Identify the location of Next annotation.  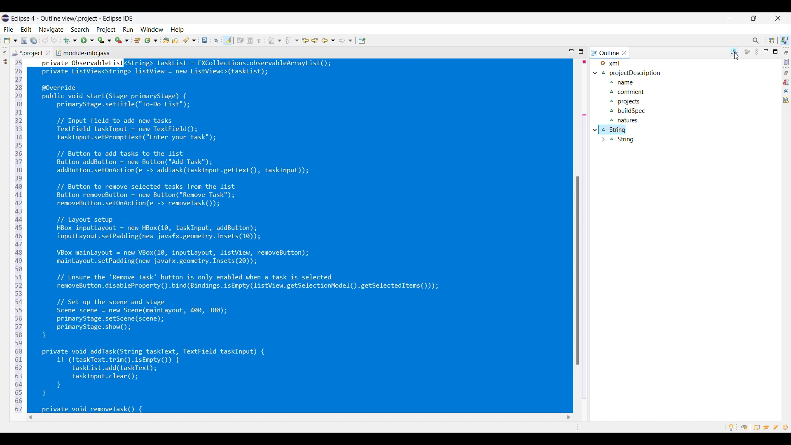
(274, 40).